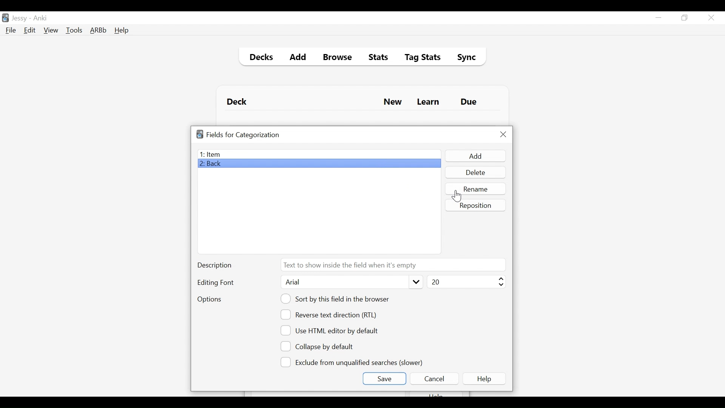  I want to click on Learn, so click(428, 102).